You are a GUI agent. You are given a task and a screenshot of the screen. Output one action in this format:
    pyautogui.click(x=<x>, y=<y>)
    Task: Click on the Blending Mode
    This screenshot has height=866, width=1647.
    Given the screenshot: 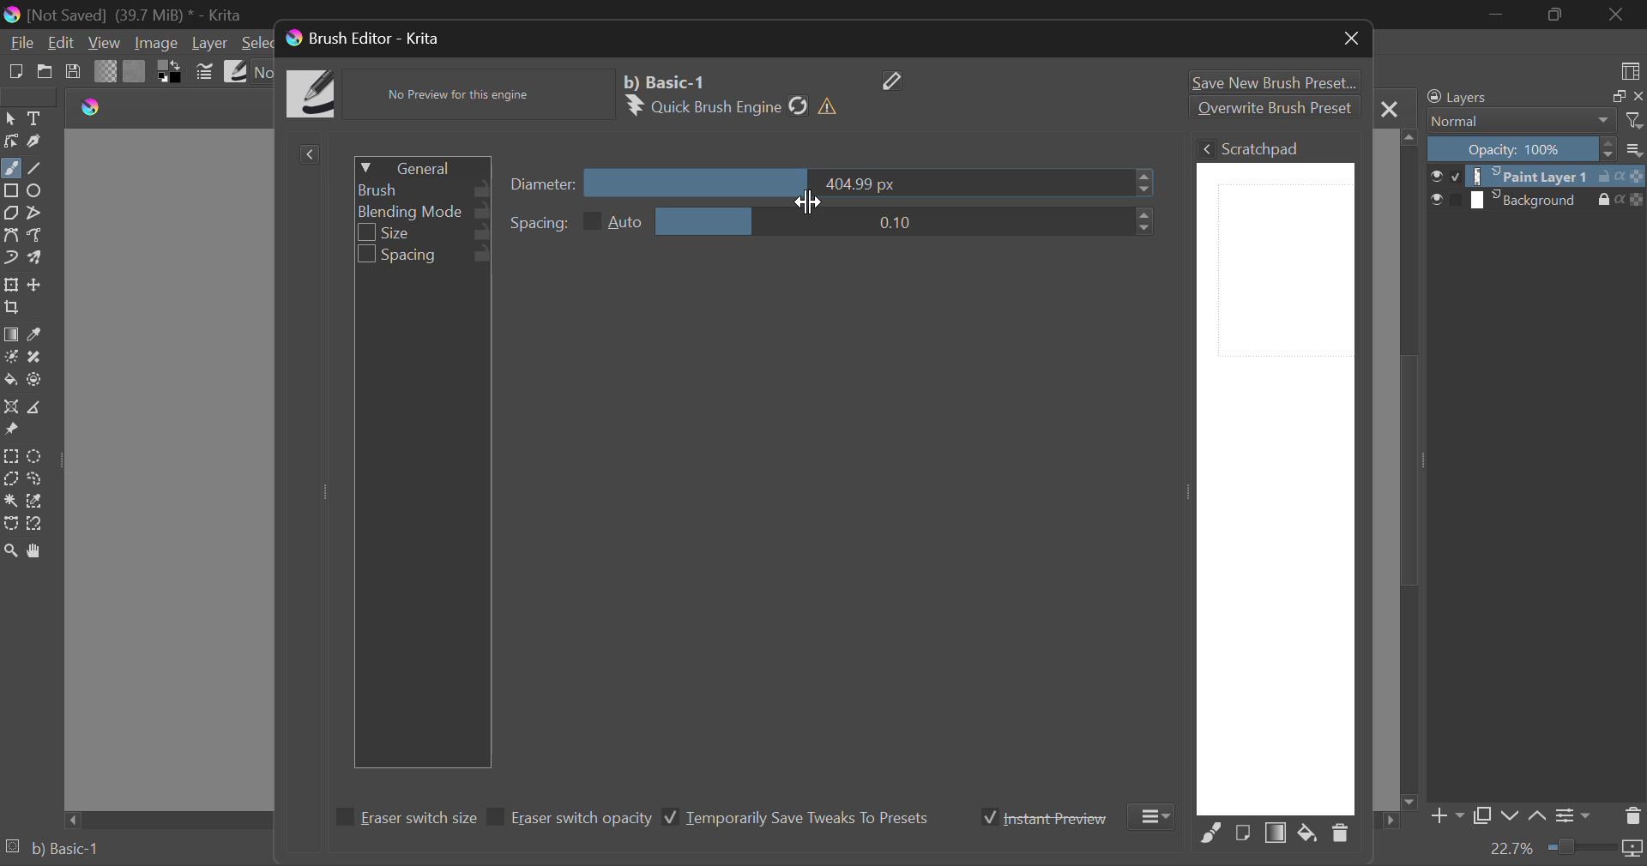 What is the action you would take?
    pyautogui.click(x=1534, y=122)
    